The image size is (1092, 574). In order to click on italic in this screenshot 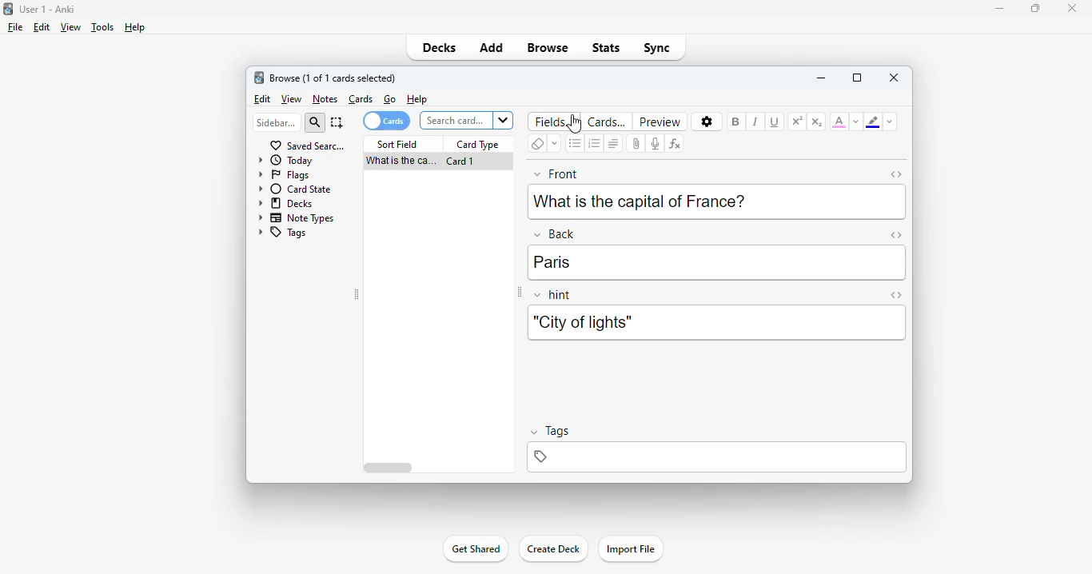, I will do `click(755, 122)`.